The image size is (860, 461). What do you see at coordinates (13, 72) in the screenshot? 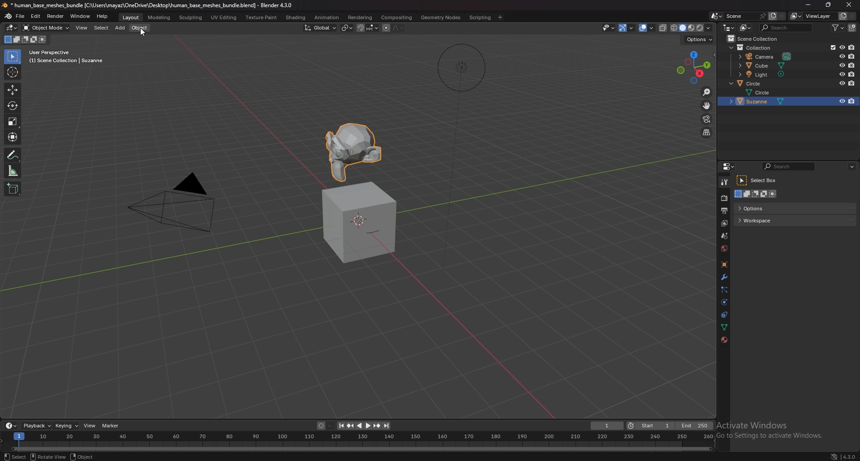
I see `cursor` at bounding box center [13, 72].